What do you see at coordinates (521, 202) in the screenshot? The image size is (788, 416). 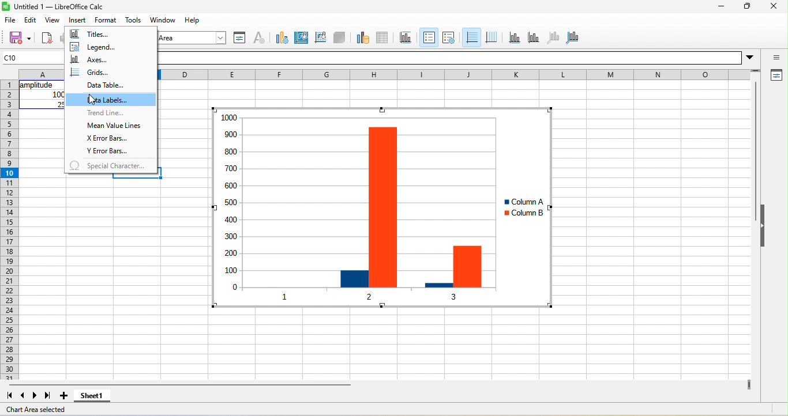 I see `column a` at bounding box center [521, 202].